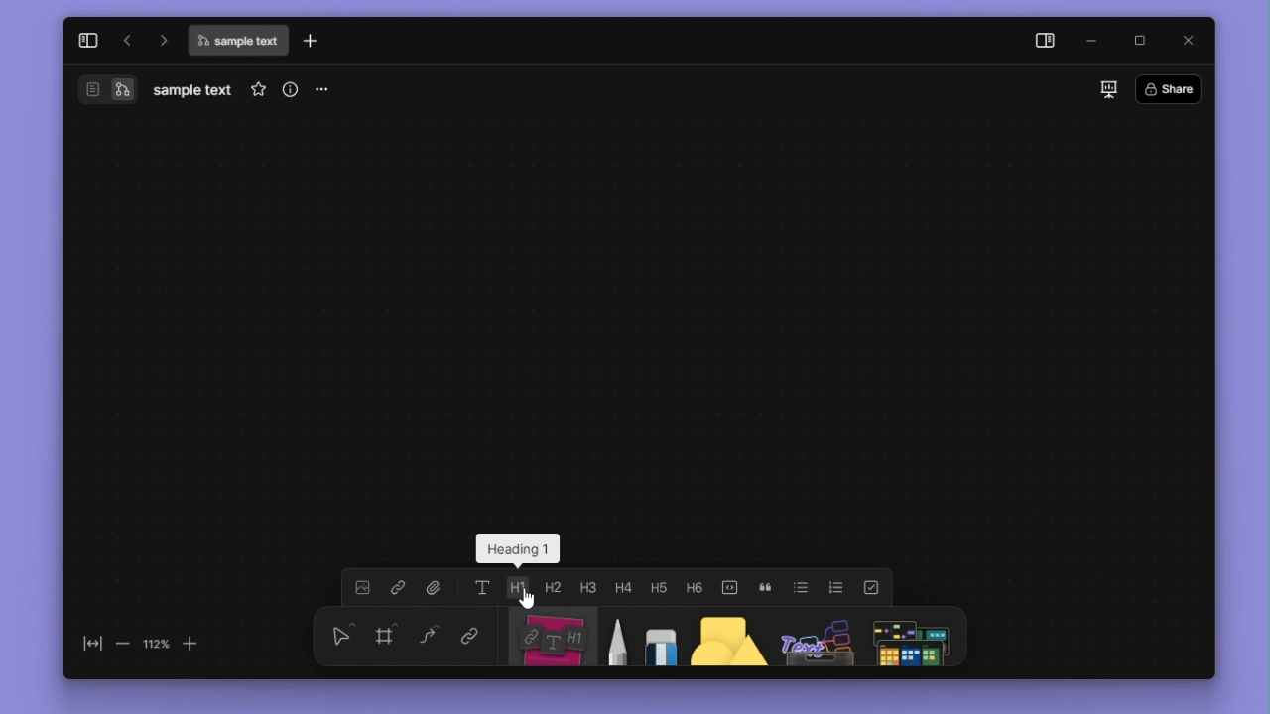  What do you see at coordinates (93, 89) in the screenshot?
I see `switch` at bounding box center [93, 89].